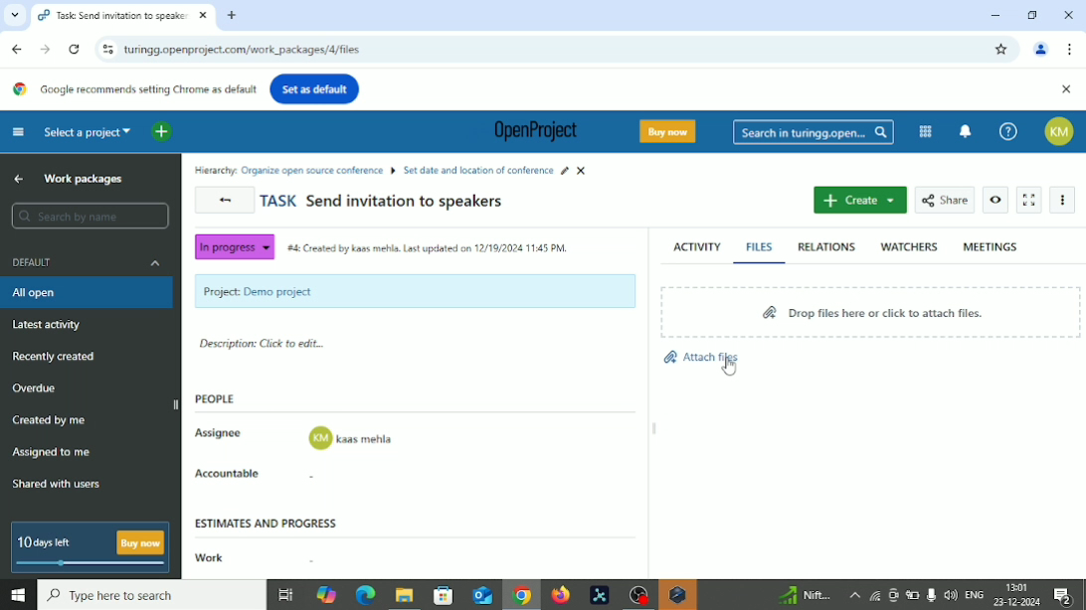 This screenshot has height=610, width=1086. Describe the element at coordinates (699, 353) in the screenshot. I see `Attach files` at that location.